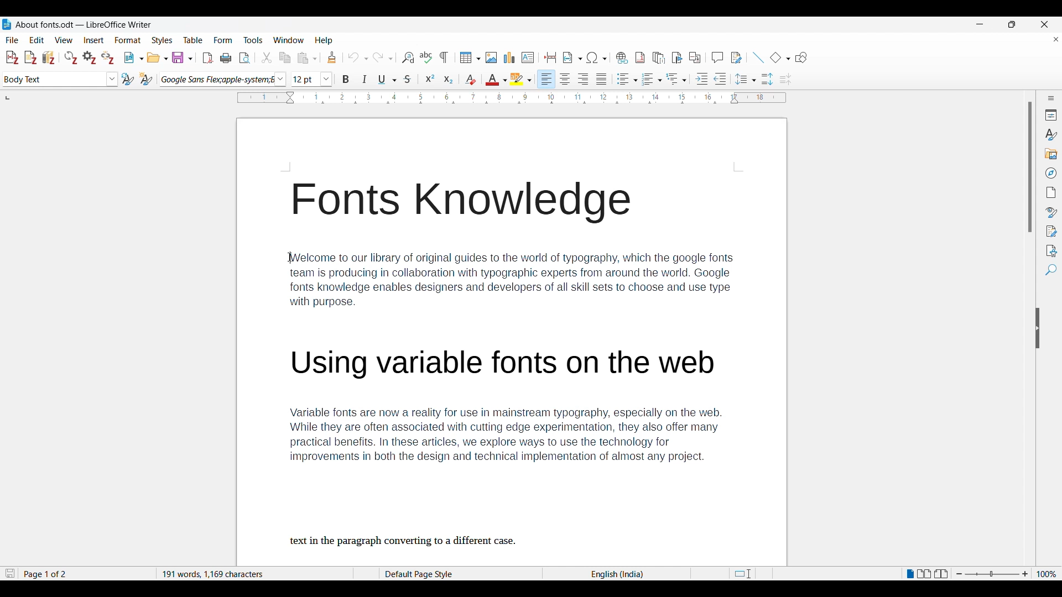 The image size is (1062, 597). I want to click on Toggle print preview, so click(246, 58).